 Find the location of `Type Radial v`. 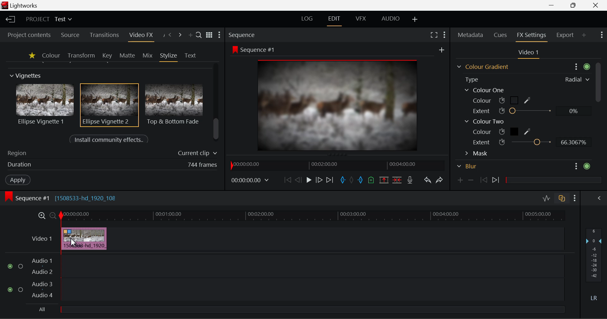

Type Radial v is located at coordinates (526, 79).